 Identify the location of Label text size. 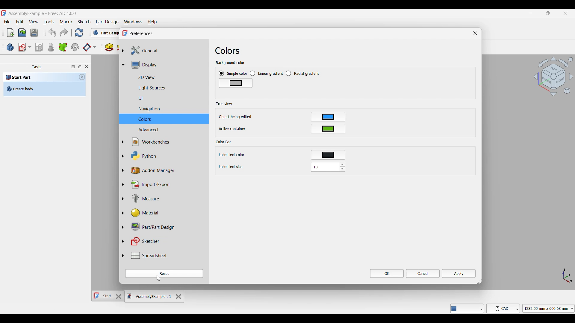
(231, 167).